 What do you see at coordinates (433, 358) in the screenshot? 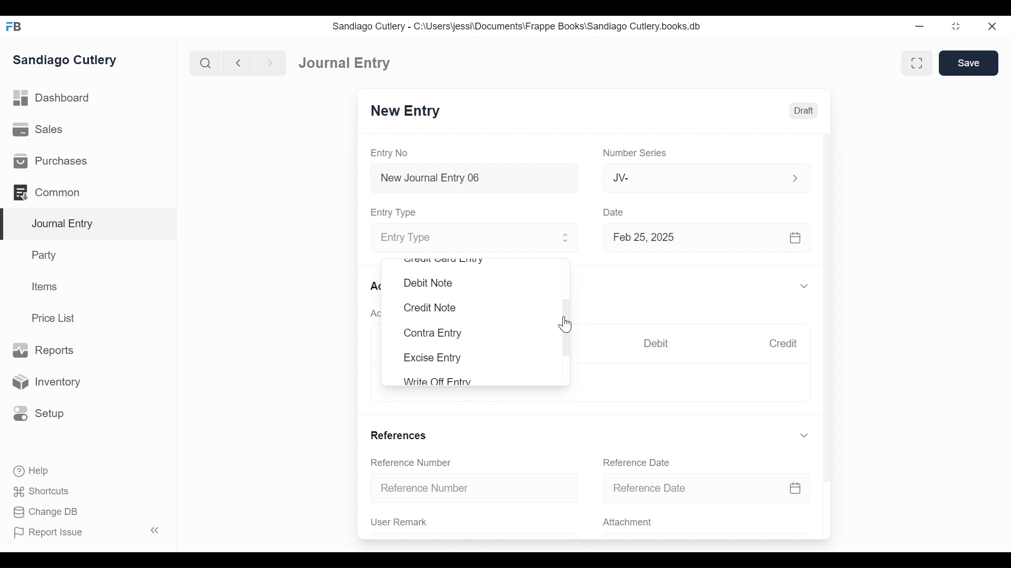
I see `Excise Entry` at bounding box center [433, 358].